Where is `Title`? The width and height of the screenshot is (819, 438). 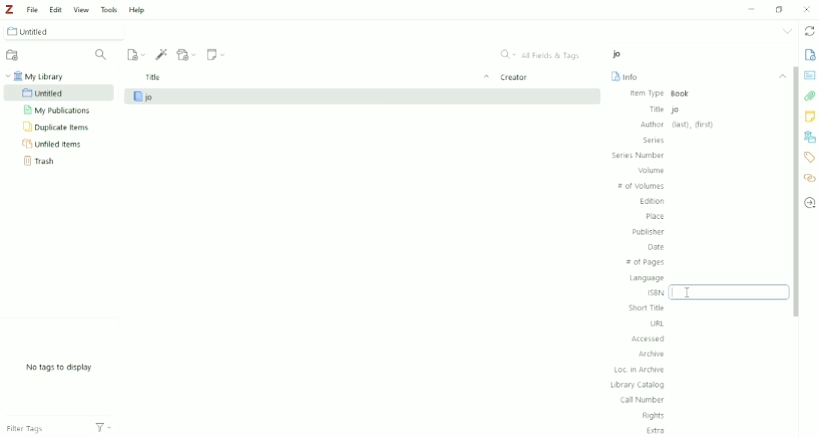
Title is located at coordinates (315, 77).